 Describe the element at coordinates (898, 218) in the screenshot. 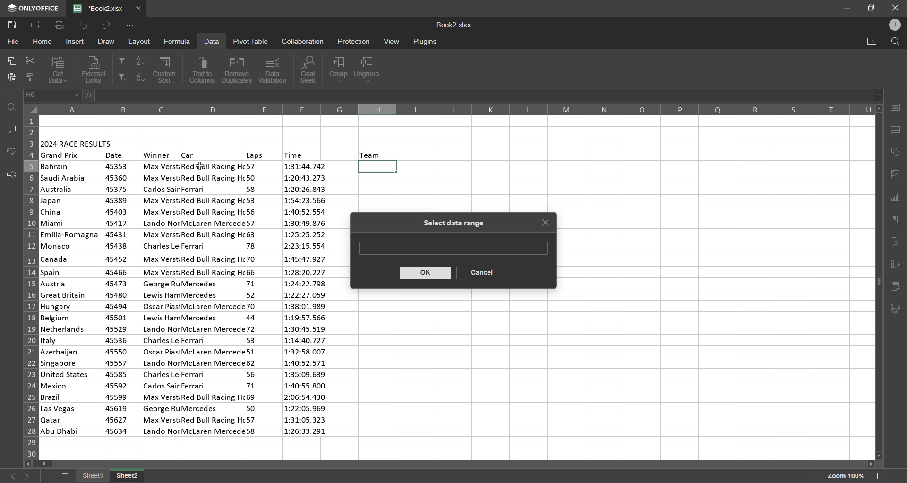

I see `paragraph` at that location.